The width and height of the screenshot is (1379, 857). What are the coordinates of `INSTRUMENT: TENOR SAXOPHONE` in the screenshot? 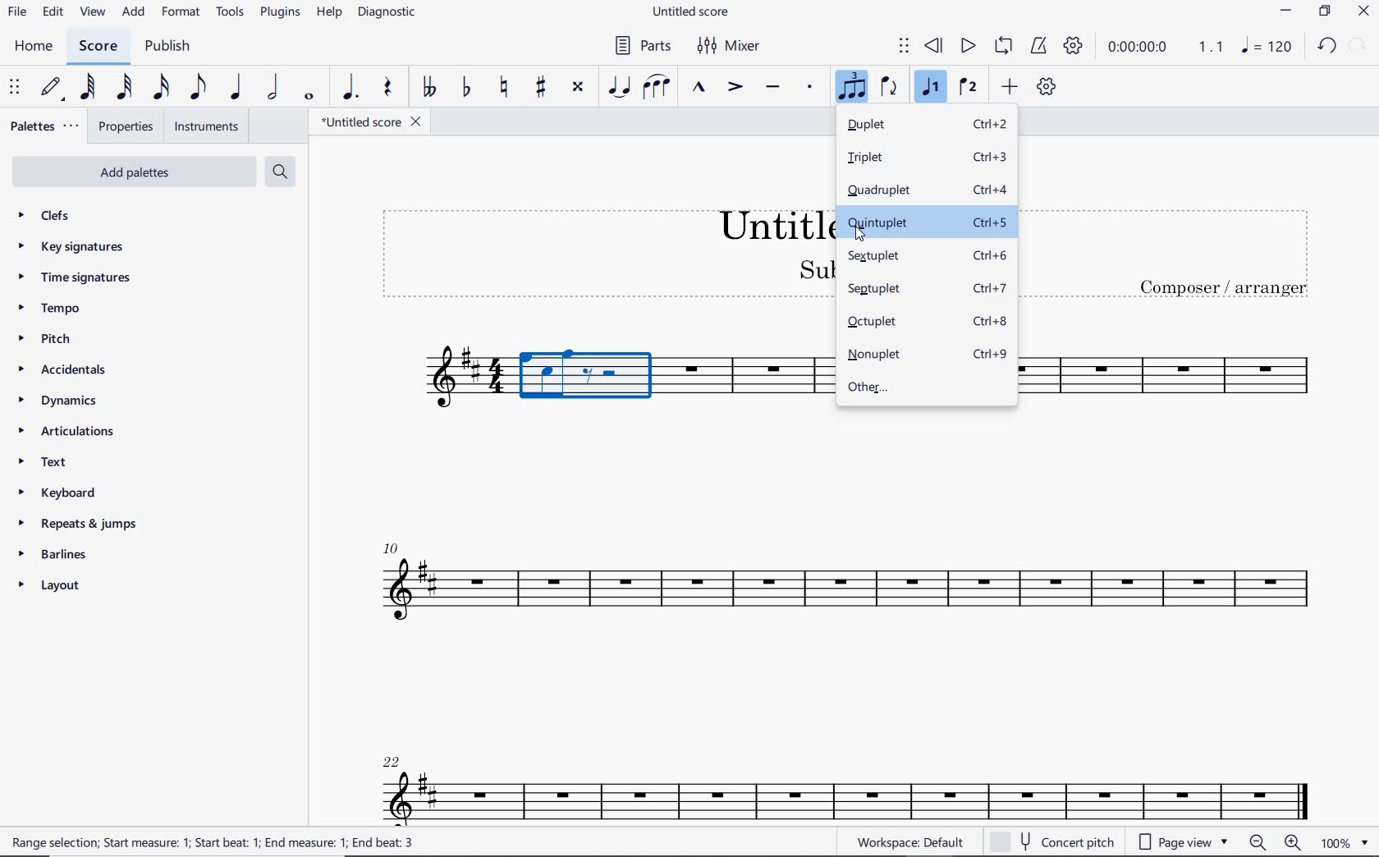 It's located at (1167, 377).